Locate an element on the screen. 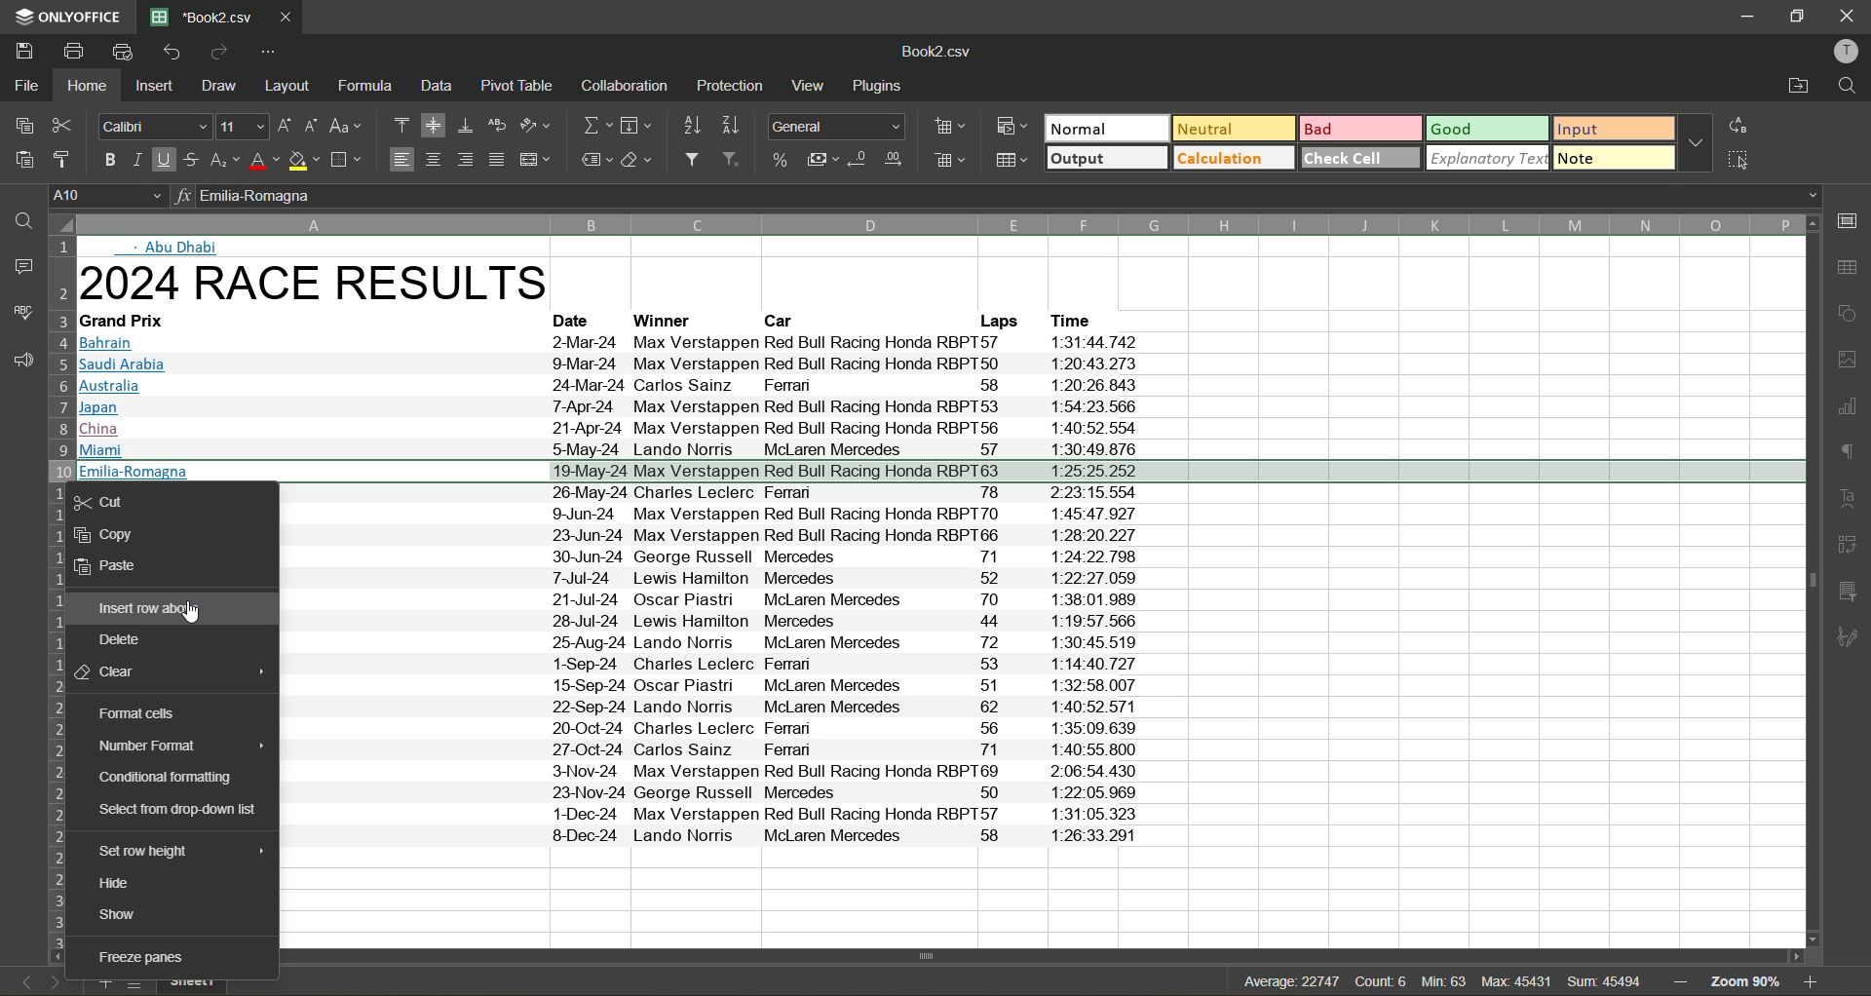 The width and height of the screenshot is (1871, 996). select from drop down list is located at coordinates (172, 810).